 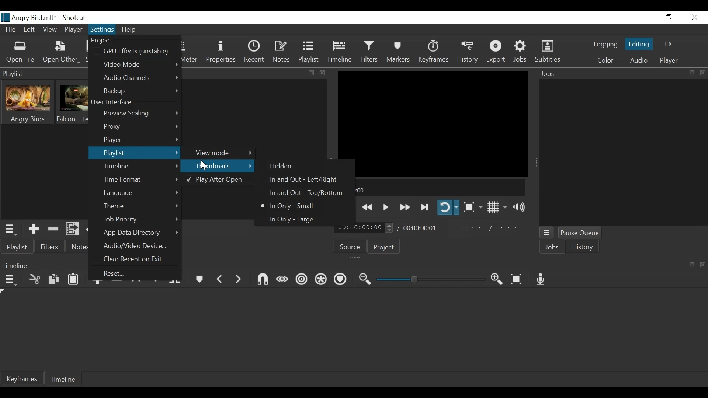 What do you see at coordinates (140, 127) in the screenshot?
I see `Proxy` at bounding box center [140, 127].